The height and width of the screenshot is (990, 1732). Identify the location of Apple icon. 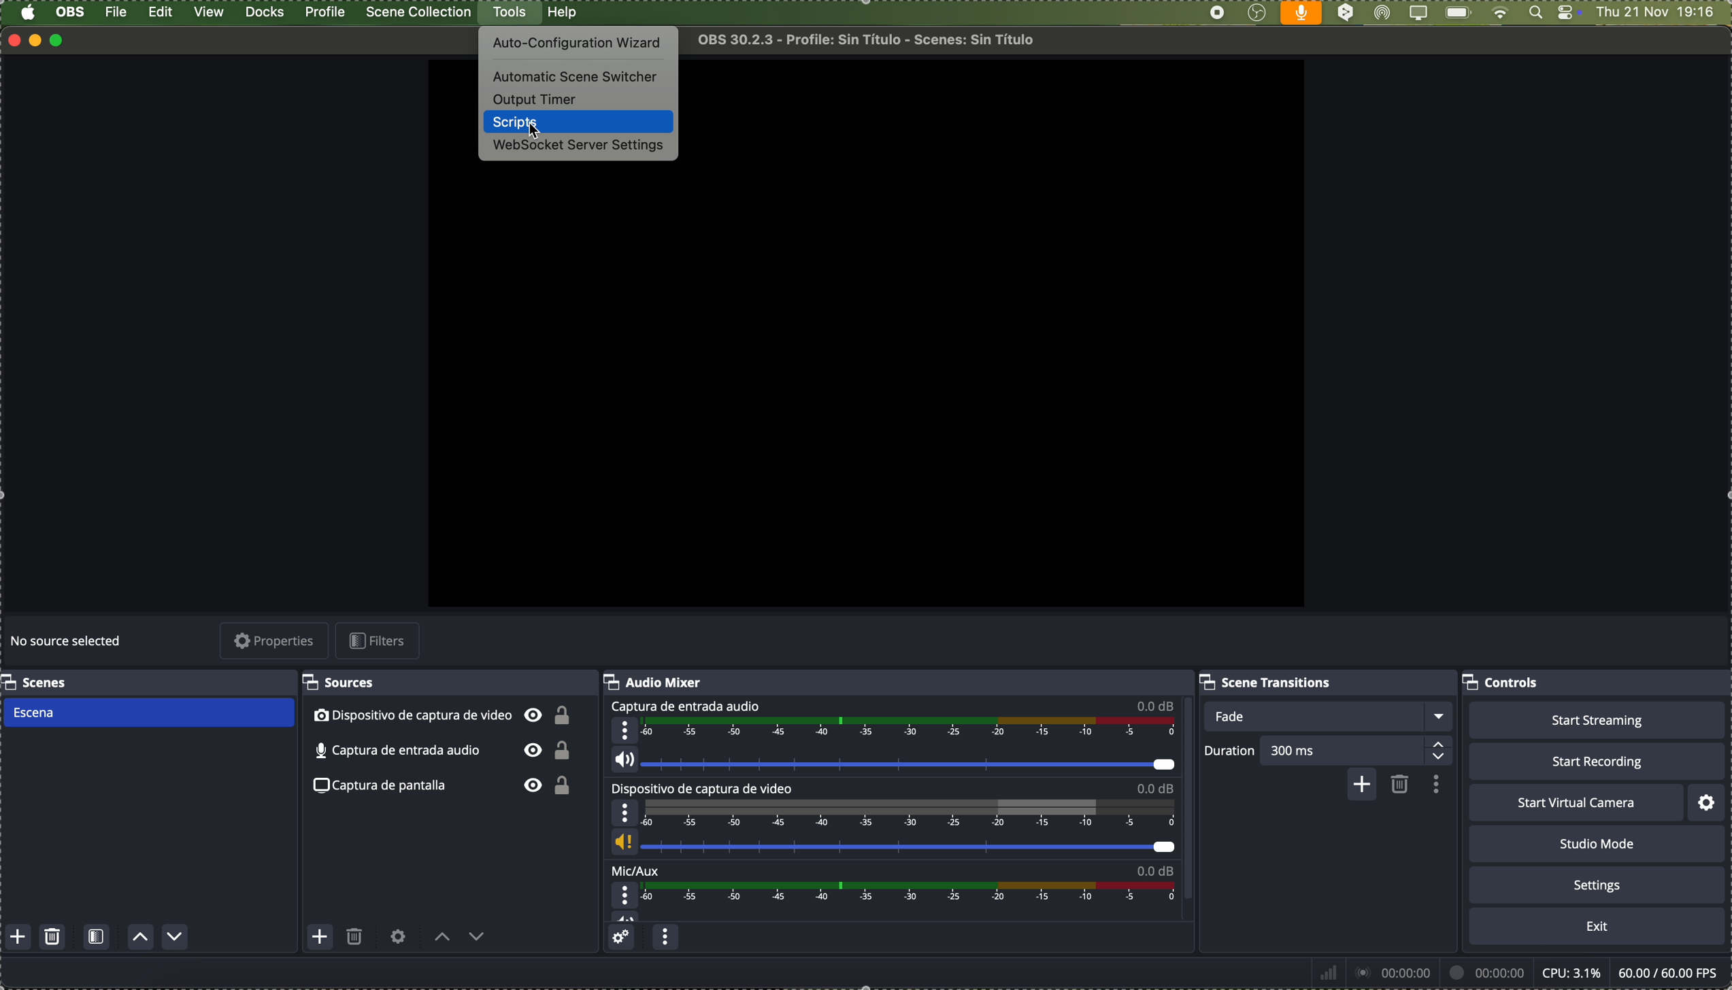
(27, 13).